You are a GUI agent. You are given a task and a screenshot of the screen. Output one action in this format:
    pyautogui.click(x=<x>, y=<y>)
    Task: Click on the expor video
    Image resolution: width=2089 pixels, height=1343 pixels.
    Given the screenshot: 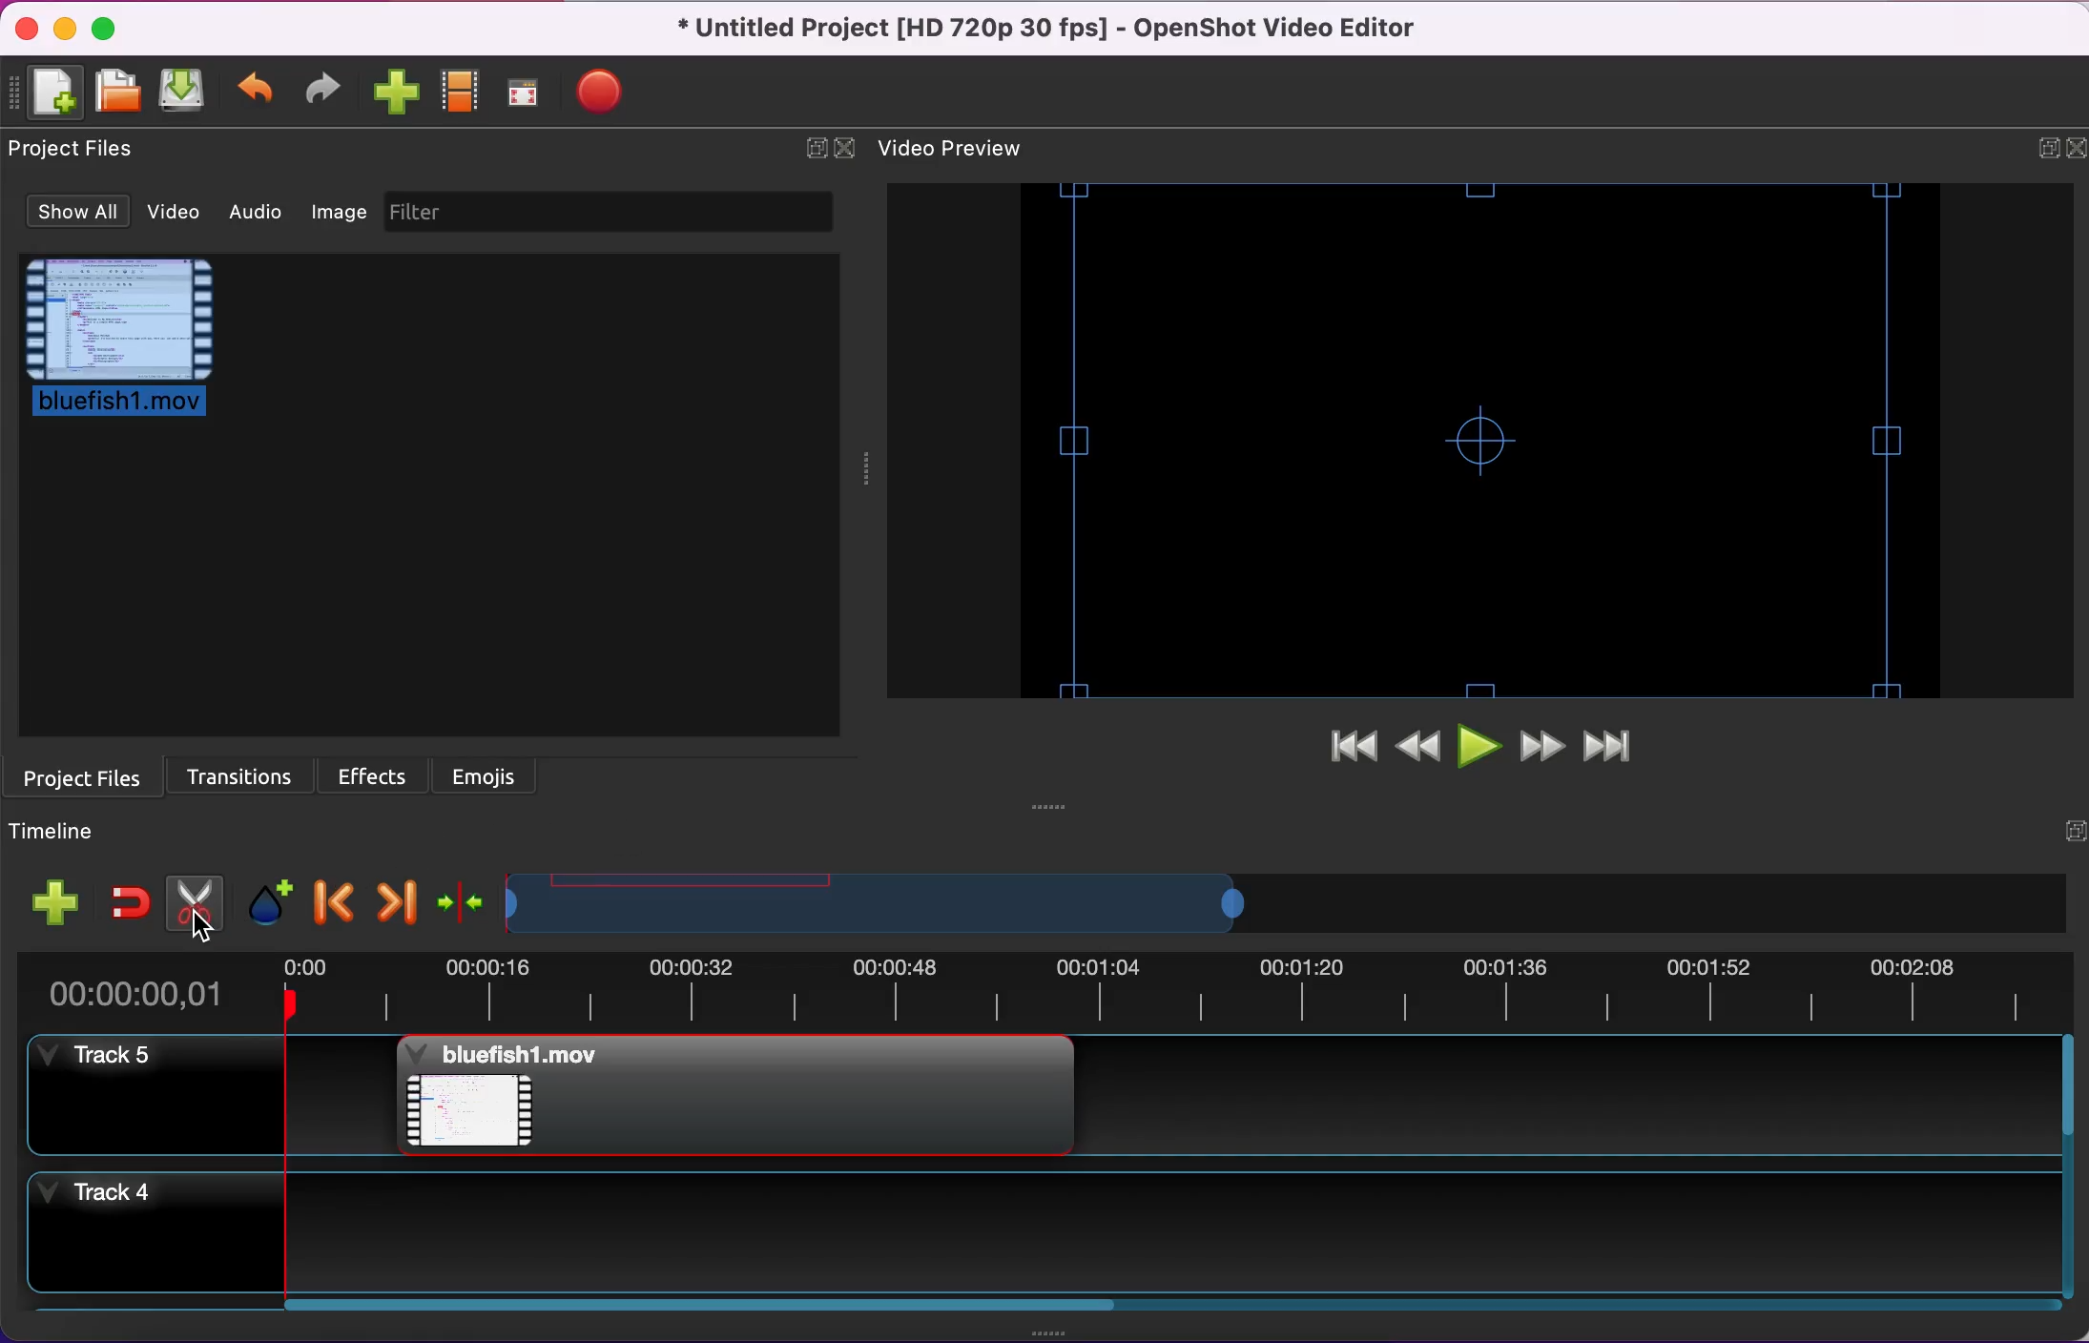 What is the action you would take?
    pyautogui.click(x=603, y=88)
    